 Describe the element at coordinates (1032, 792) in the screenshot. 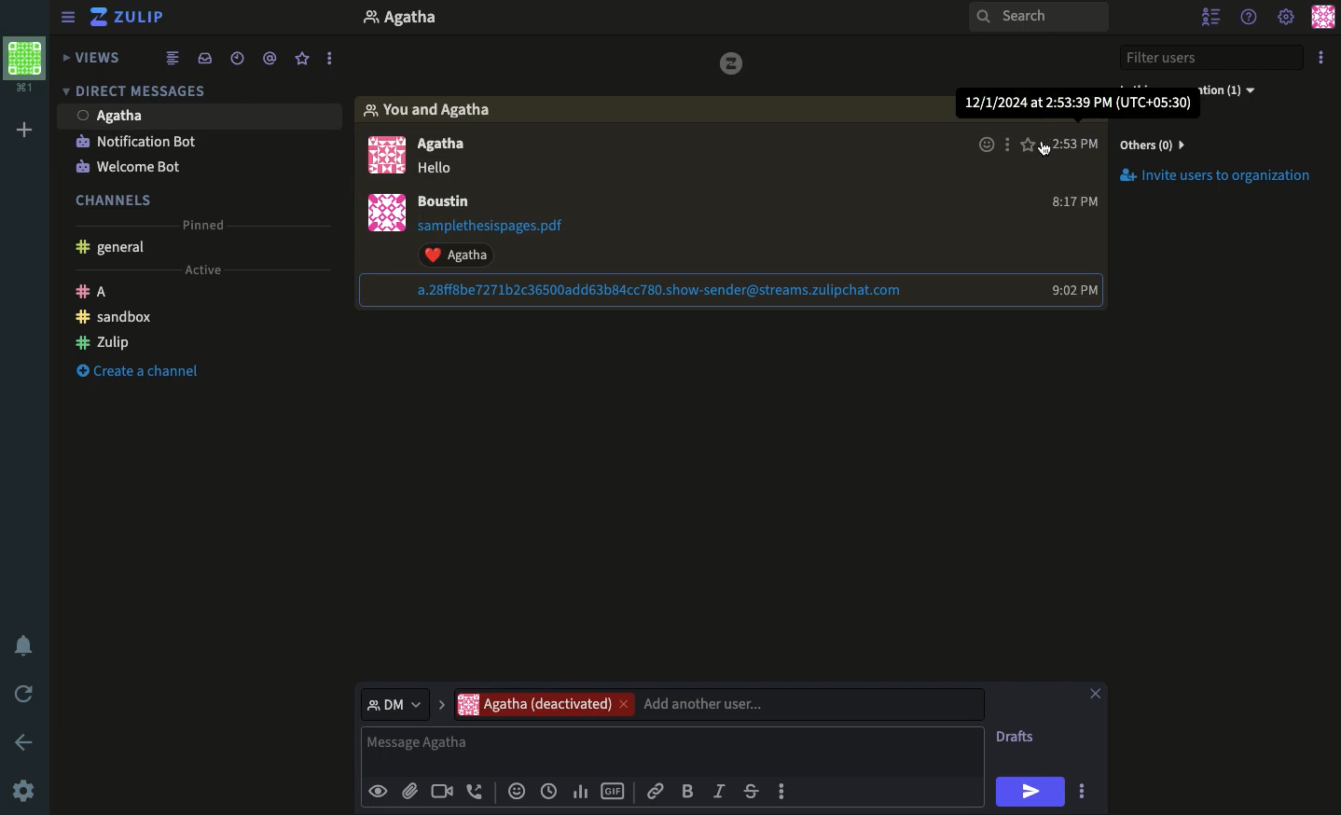

I see `Send` at that location.